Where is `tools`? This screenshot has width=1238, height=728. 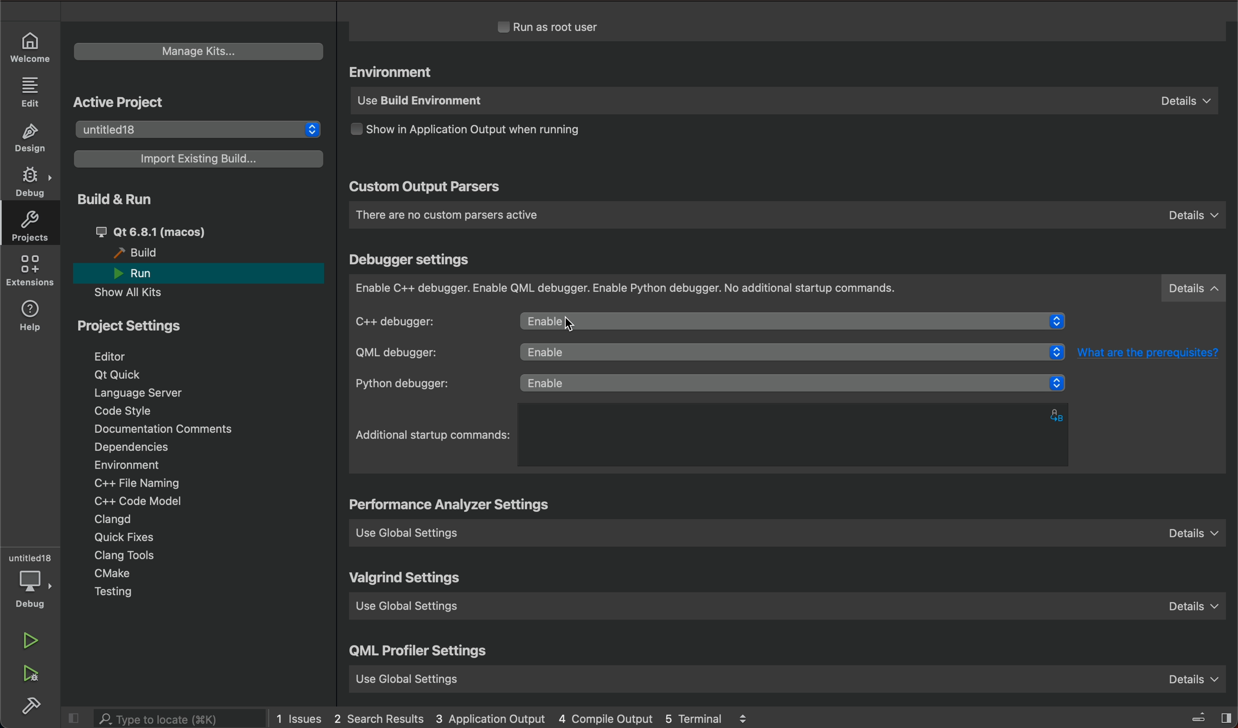 tools is located at coordinates (140, 556).